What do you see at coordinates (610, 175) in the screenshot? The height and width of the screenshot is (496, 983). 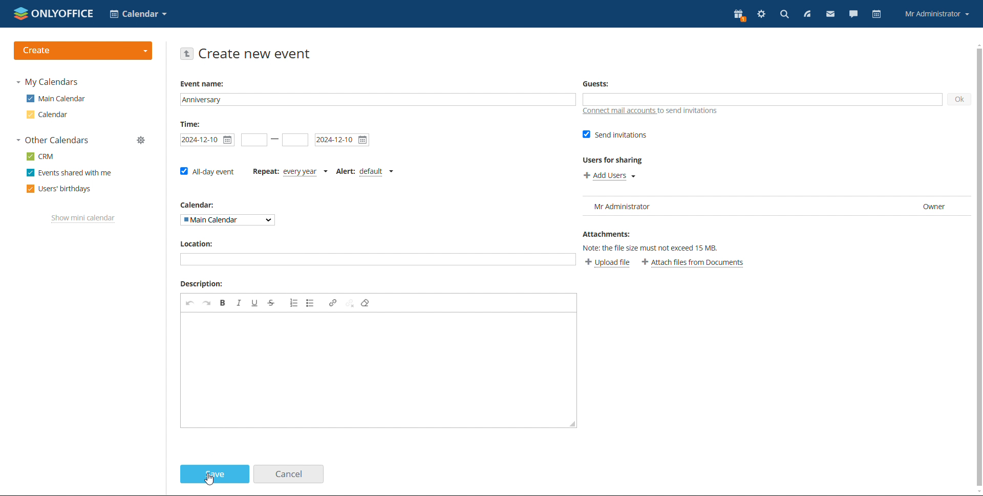 I see `add users` at bounding box center [610, 175].